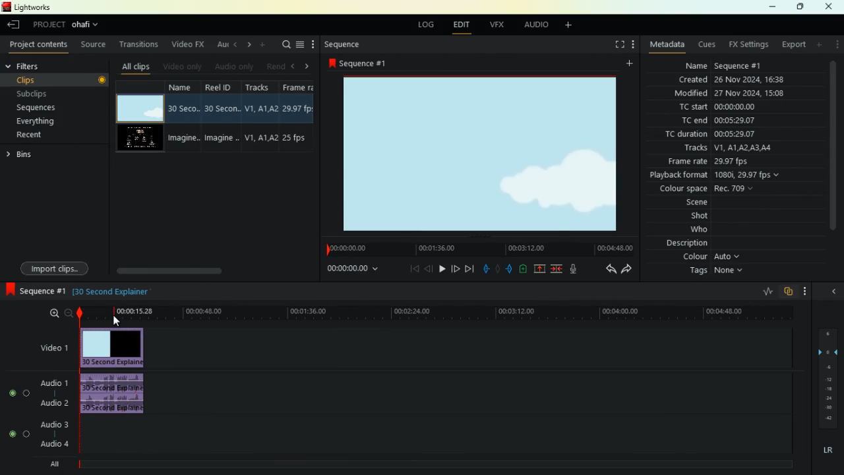  I want to click on back, so click(605, 271).